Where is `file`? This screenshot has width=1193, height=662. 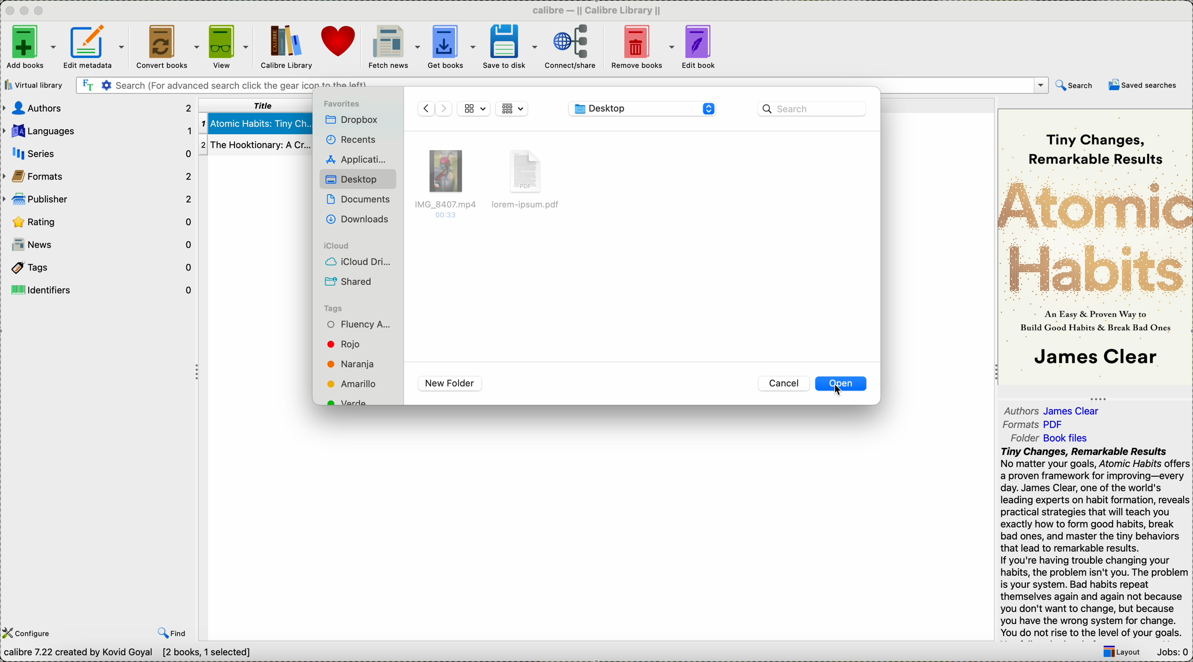
file is located at coordinates (447, 181).